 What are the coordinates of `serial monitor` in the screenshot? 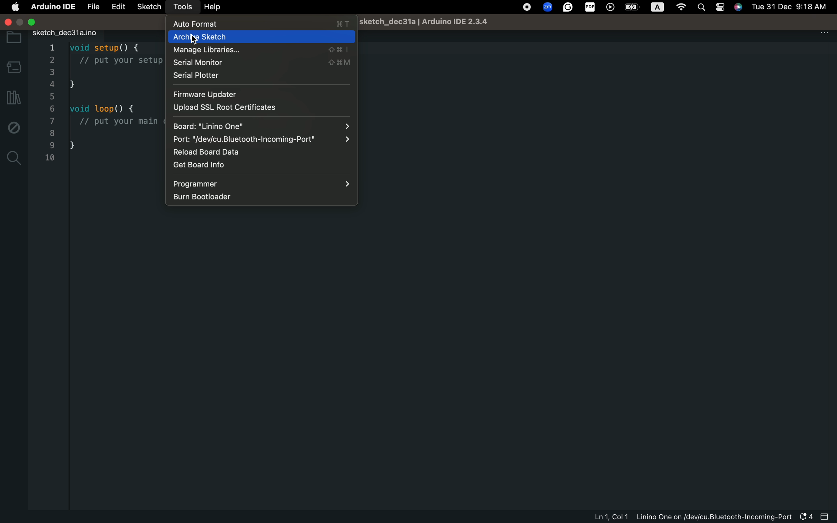 It's located at (262, 63).